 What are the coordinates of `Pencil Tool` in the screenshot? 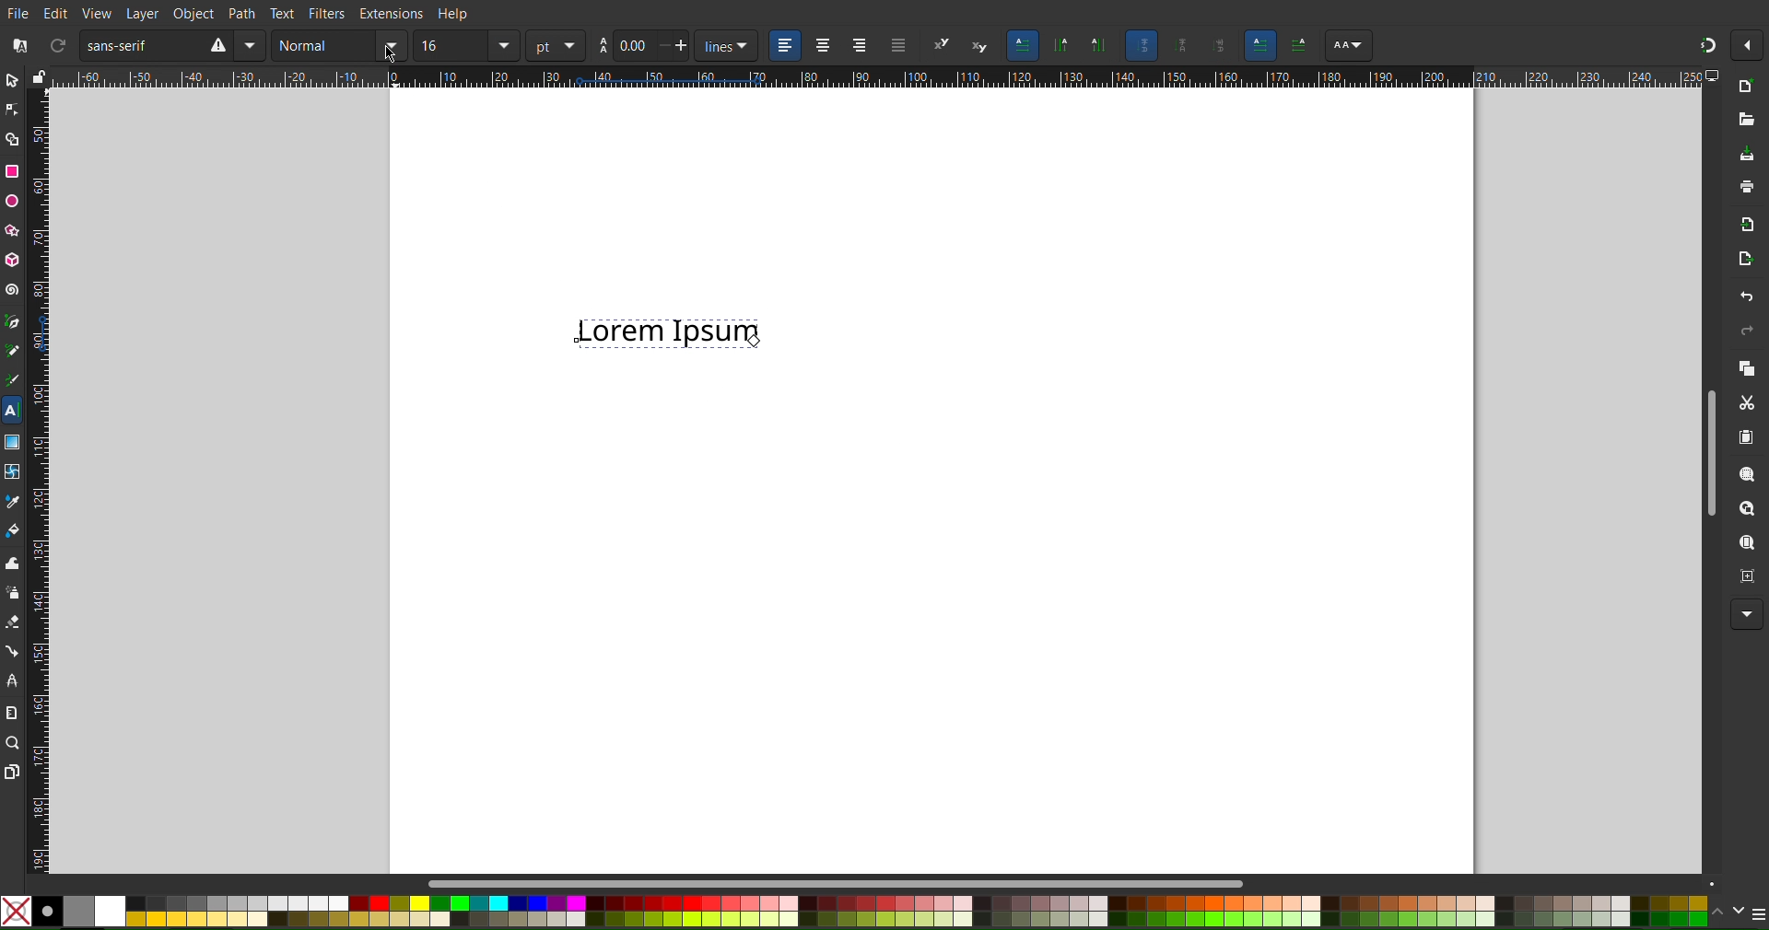 It's located at (12, 350).